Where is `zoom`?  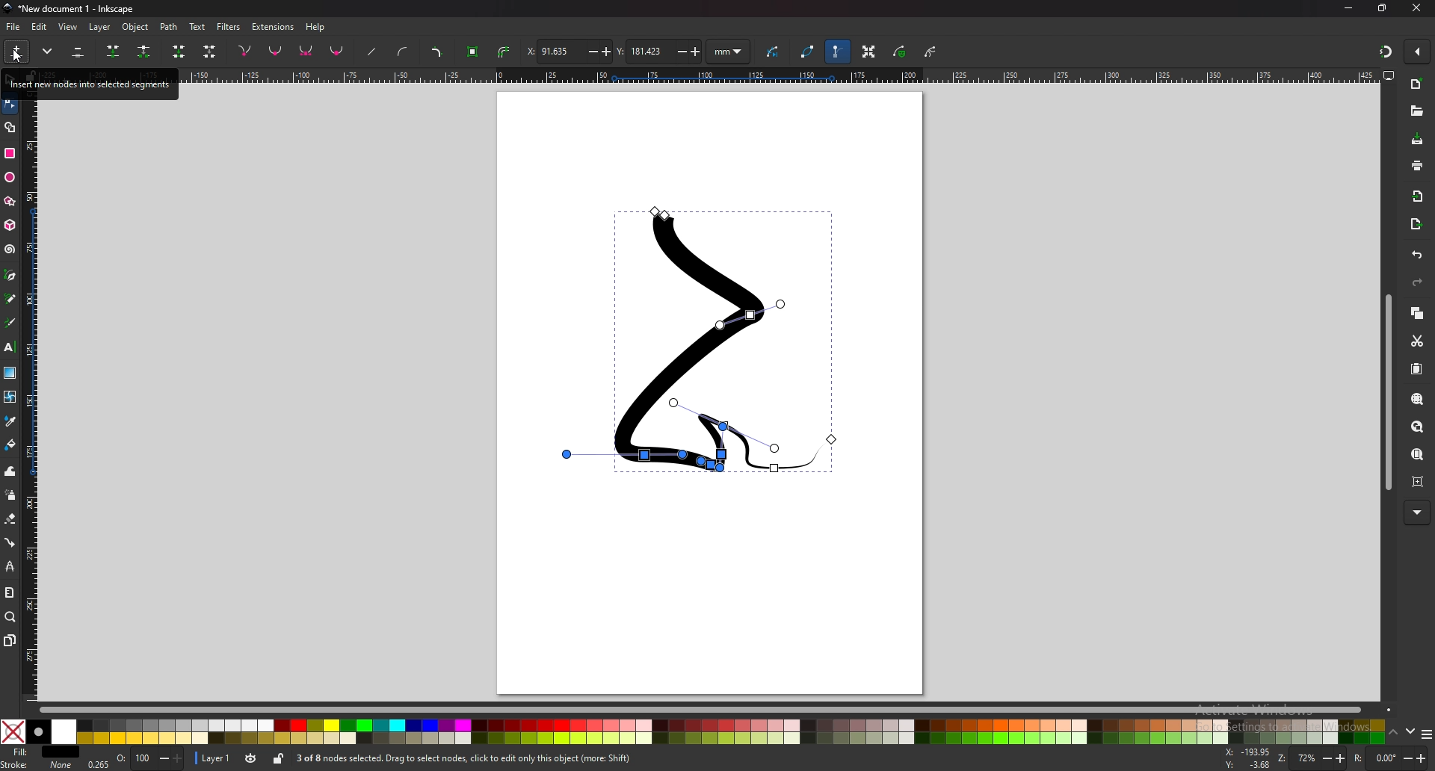
zoom is located at coordinates (11, 618).